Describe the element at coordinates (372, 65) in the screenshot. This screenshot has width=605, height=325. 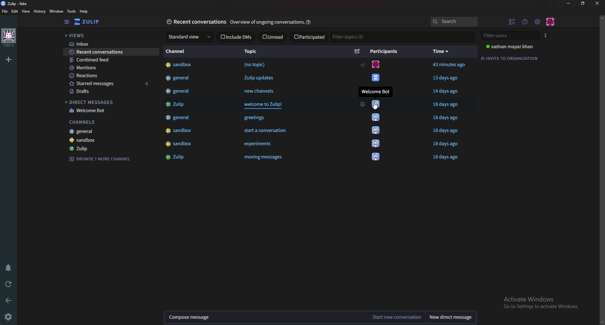
I see `icon` at that location.